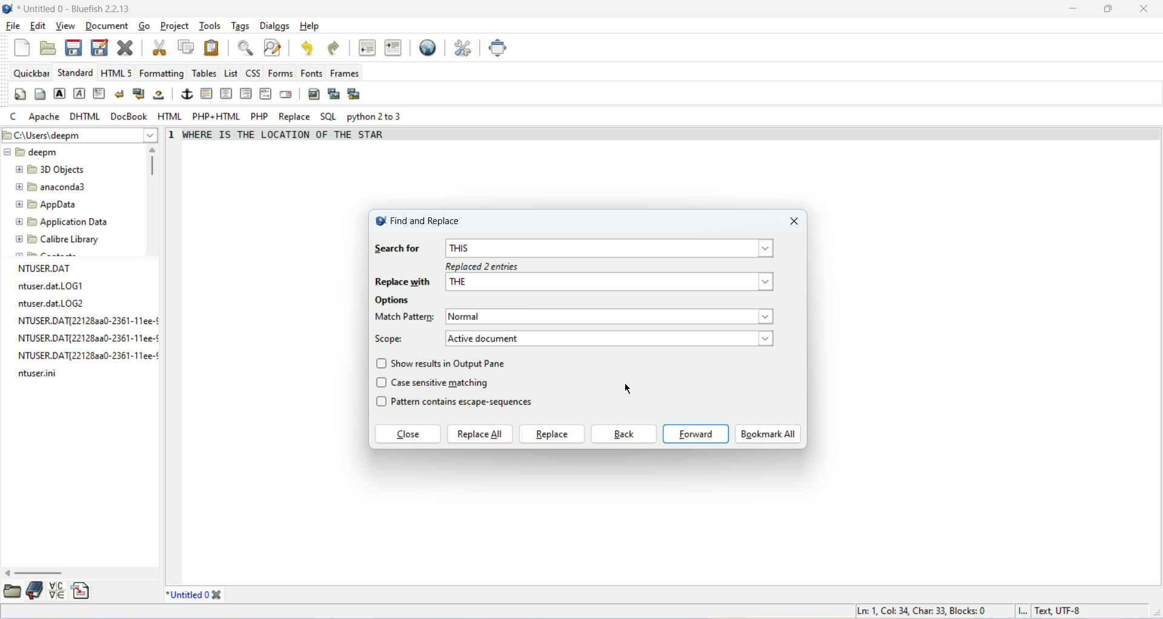 The image size is (1163, 619). I want to click on checkbox, so click(381, 384).